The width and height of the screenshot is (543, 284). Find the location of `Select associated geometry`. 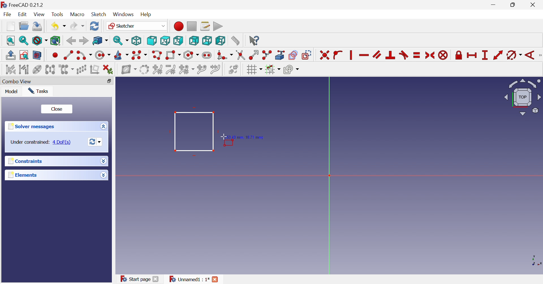

Select associated geometry is located at coordinates (25, 70).